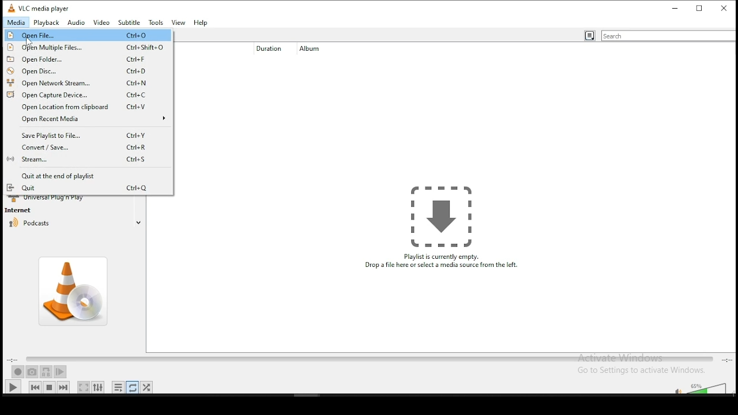 The height and width of the screenshot is (415, 738). Describe the element at coordinates (266, 50) in the screenshot. I see `duration` at that location.